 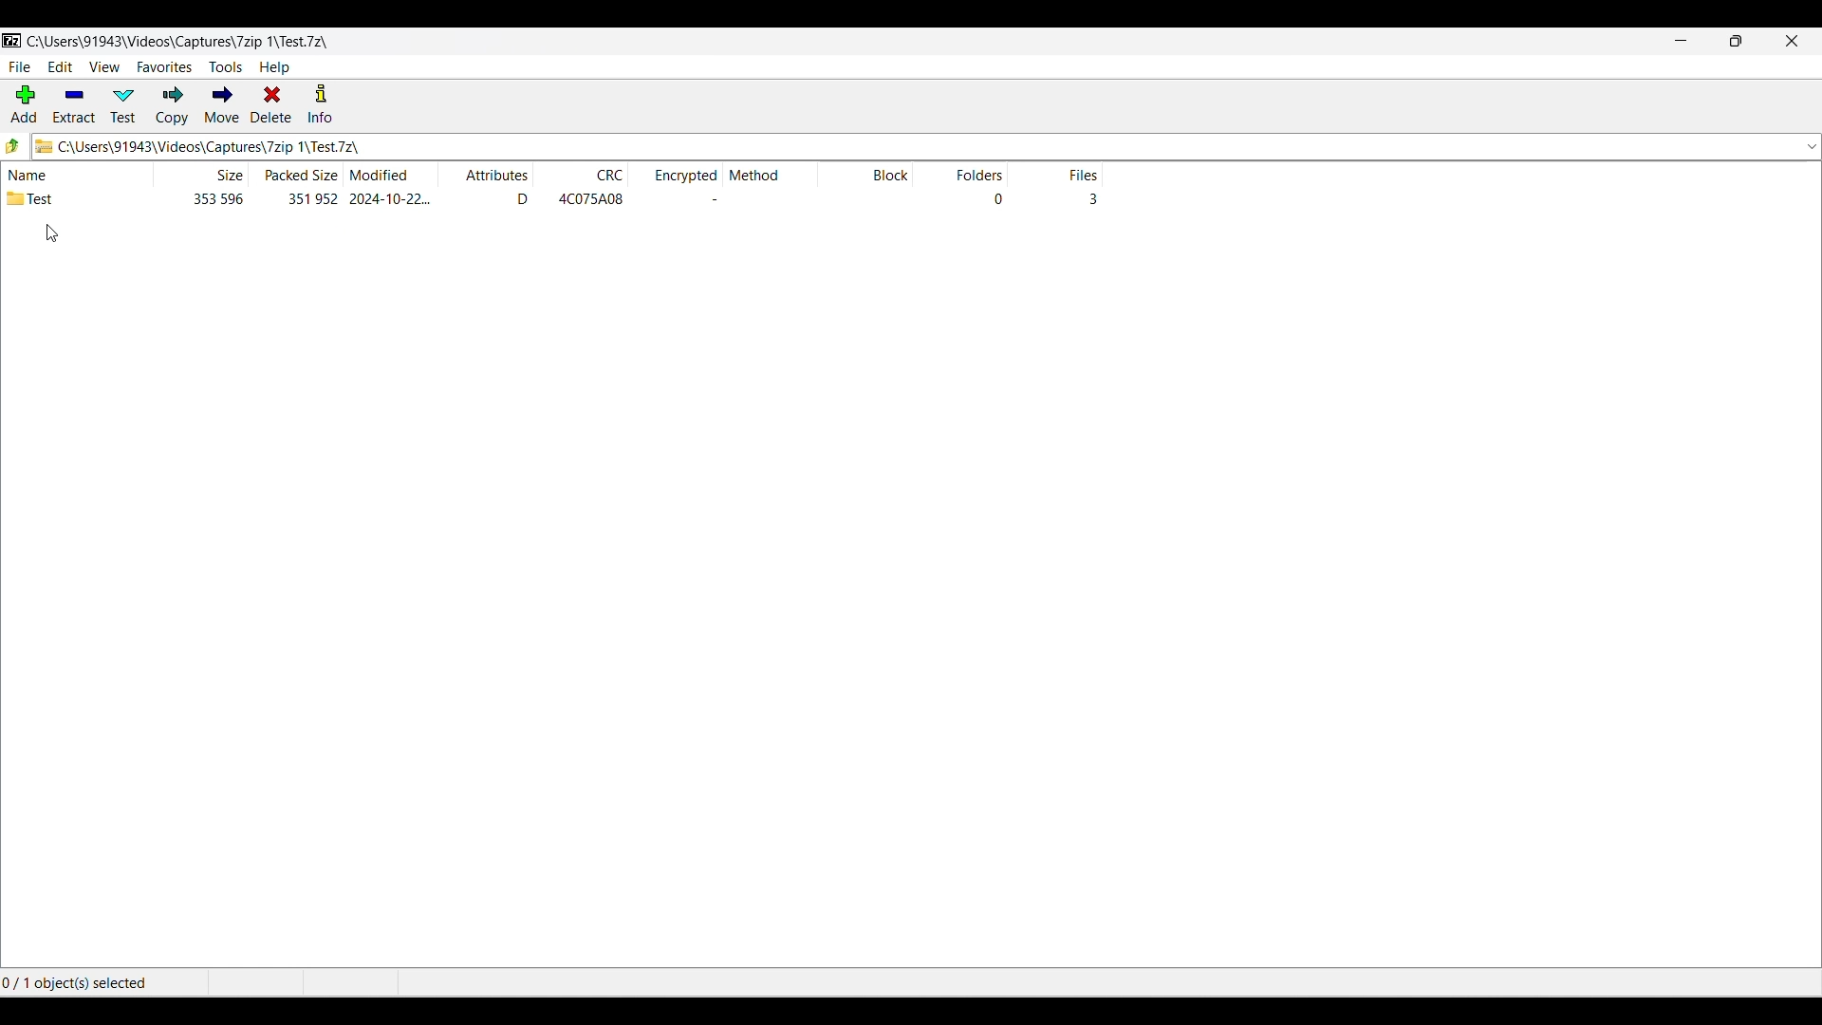 I want to click on Cursor position unchanged, so click(x=51, y=233).